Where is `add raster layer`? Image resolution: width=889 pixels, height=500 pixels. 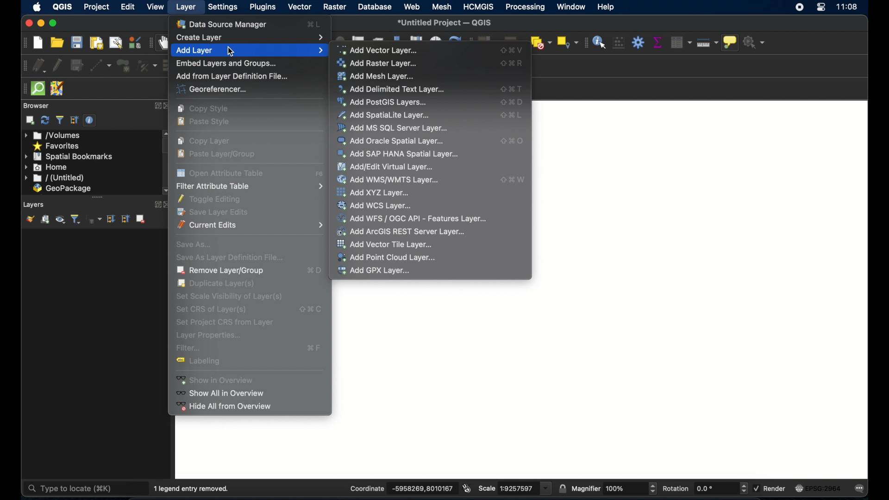
add raster layer is located at coordinates (513, 63).